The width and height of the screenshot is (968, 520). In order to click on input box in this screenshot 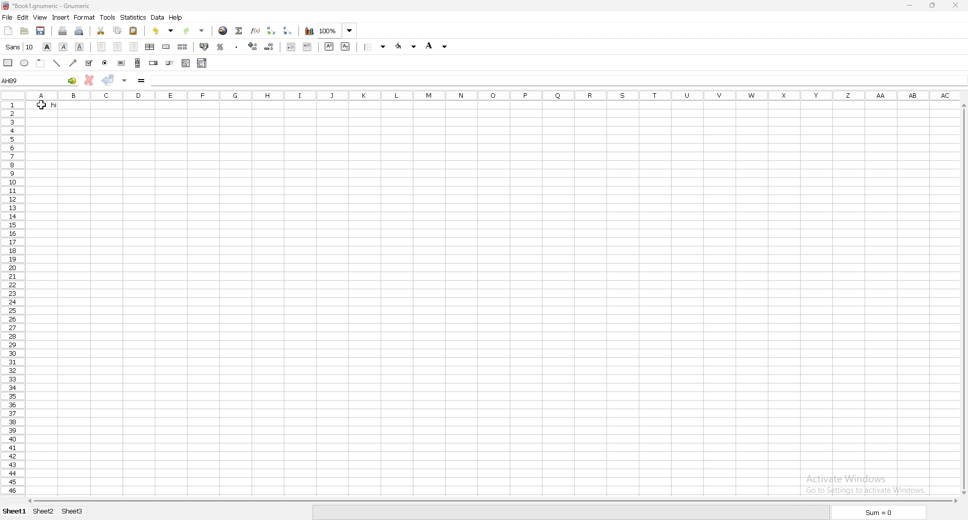, I will do `click(557, 79)`.